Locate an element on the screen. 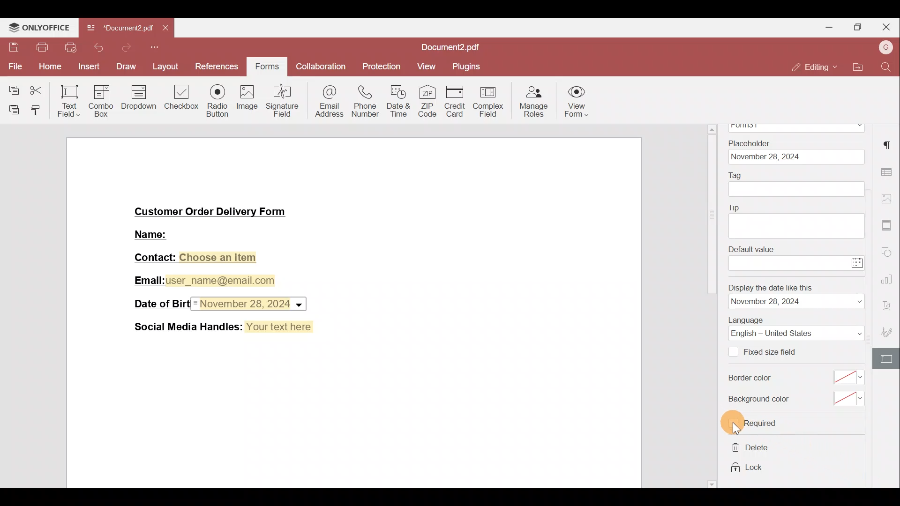  select border color is located at coordinates (849, 377).